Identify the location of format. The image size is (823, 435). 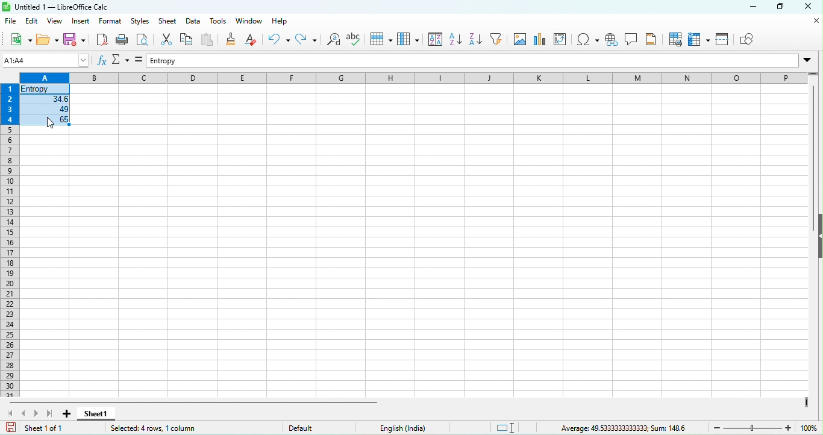
(109, 22).